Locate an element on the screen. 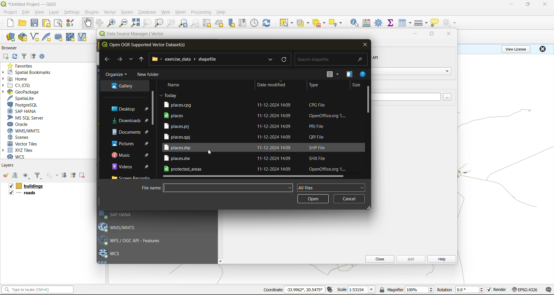 Image resolution: width=554 pixels, height=295 pixels. select is located at coordinates (285, 23).